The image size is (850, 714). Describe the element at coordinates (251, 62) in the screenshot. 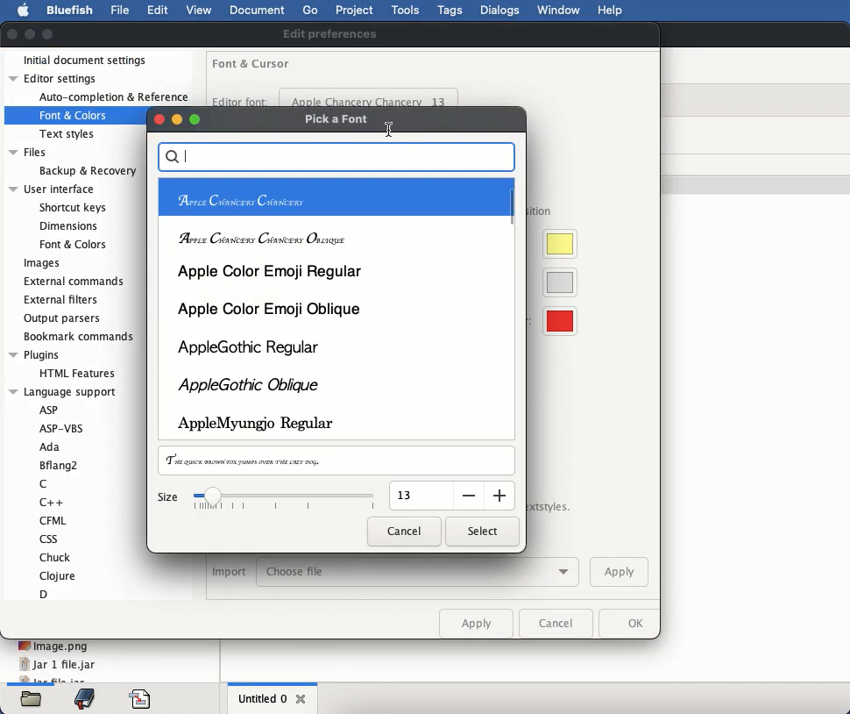

I see `font and cursor` at that location.